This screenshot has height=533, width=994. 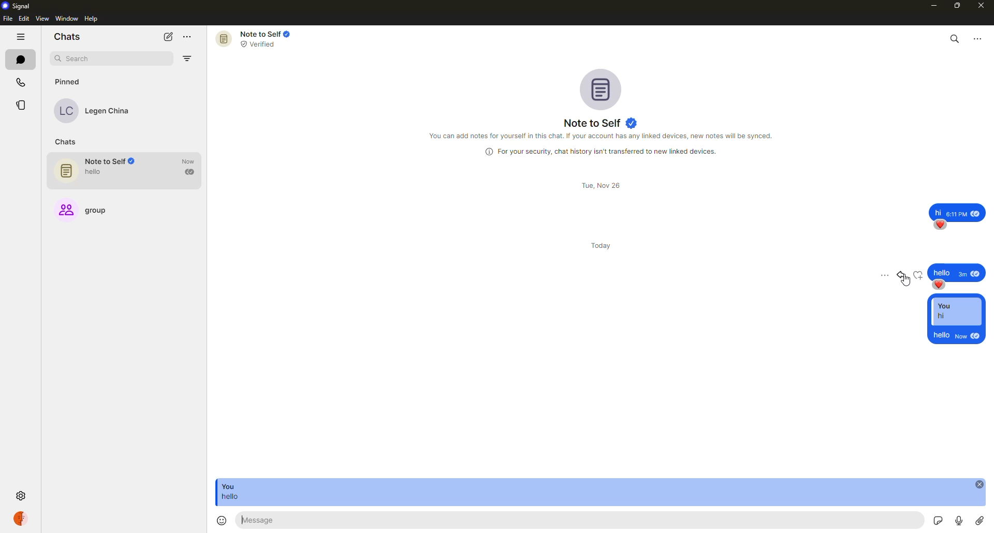 What do you see at coordinates (955, 38) in the screenshot?
I see `search` at bounding box center [955, 38].